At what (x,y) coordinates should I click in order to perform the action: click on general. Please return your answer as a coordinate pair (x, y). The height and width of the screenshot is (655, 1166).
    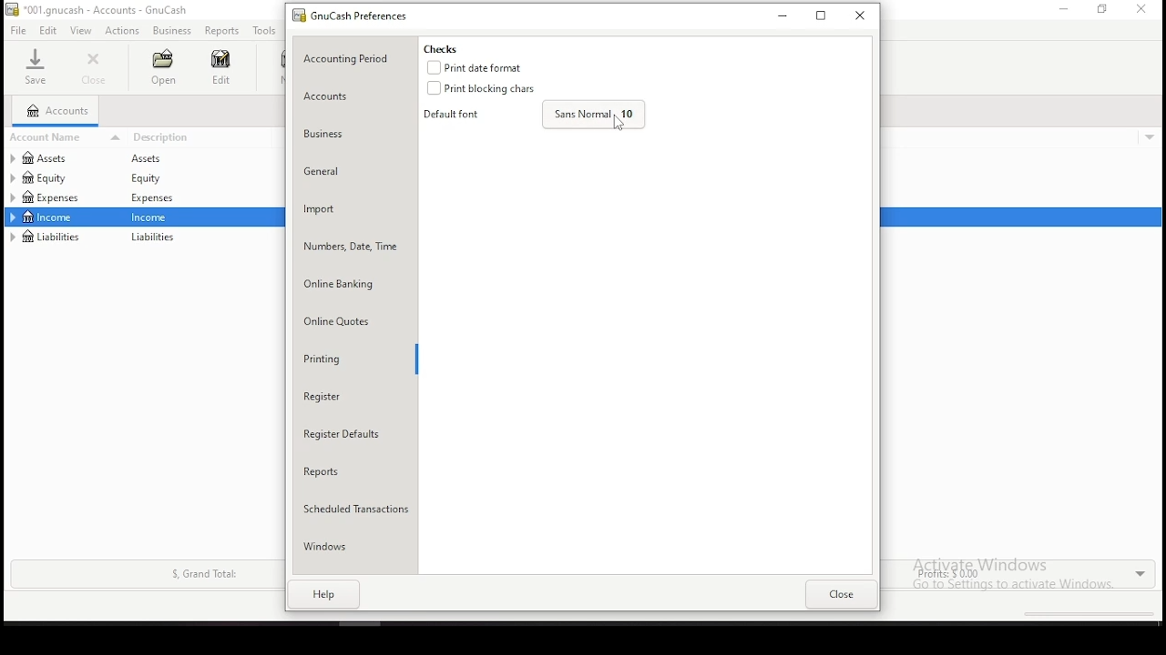
    Looking at the image, I should click on (328, 172).